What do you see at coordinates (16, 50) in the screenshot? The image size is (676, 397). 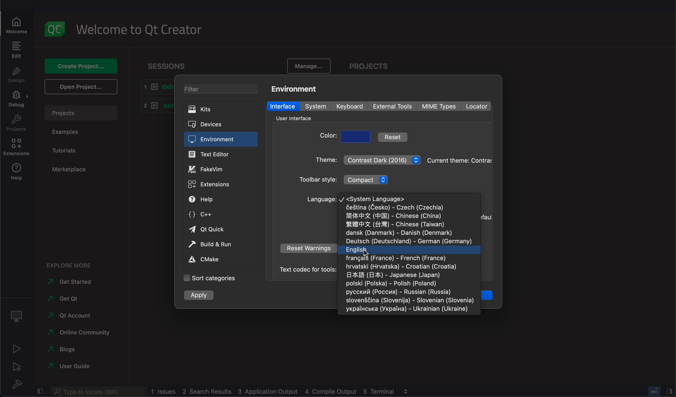 I see `edit` at bounding box center [16, 50].